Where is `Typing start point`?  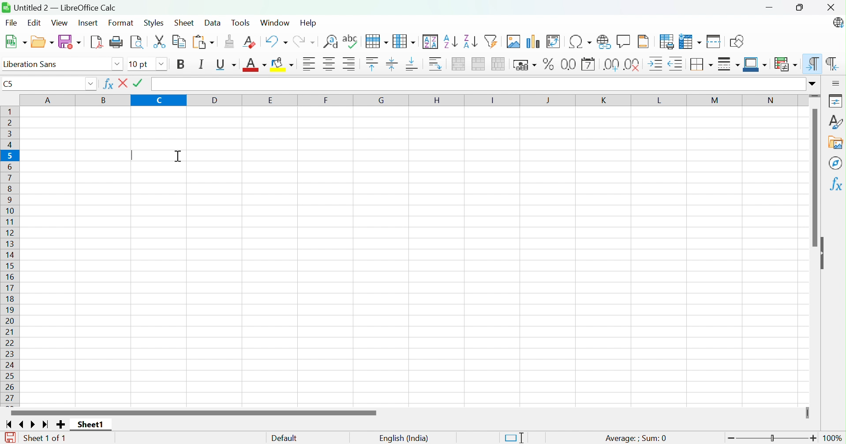 Typing start point is located at coordinates (132, 157).